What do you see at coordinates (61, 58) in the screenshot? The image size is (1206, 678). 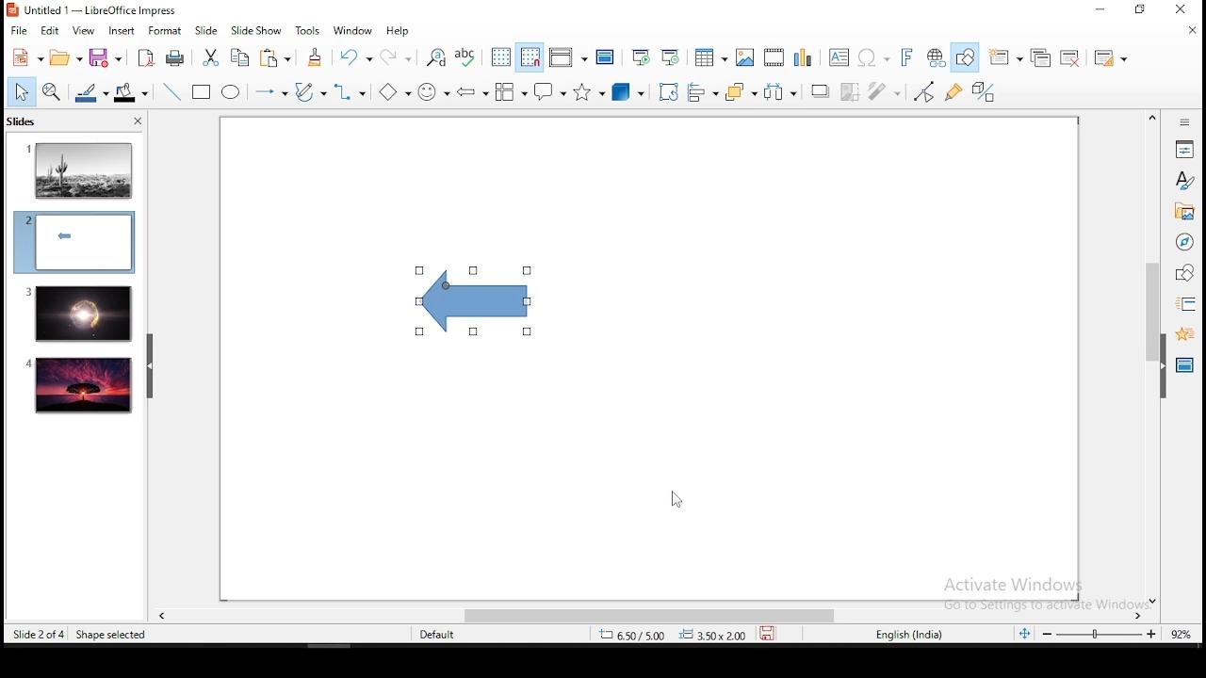 I see `open` at bounding box center [61, 58].